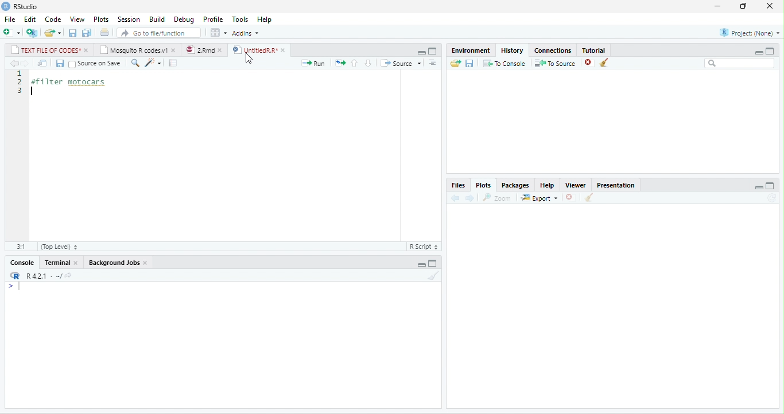 Image resolution: width=784 pixels, height=414 pixels. Describe the element at coordinates (750, 33) in the screenshot. I see `Project(None)` at that location.